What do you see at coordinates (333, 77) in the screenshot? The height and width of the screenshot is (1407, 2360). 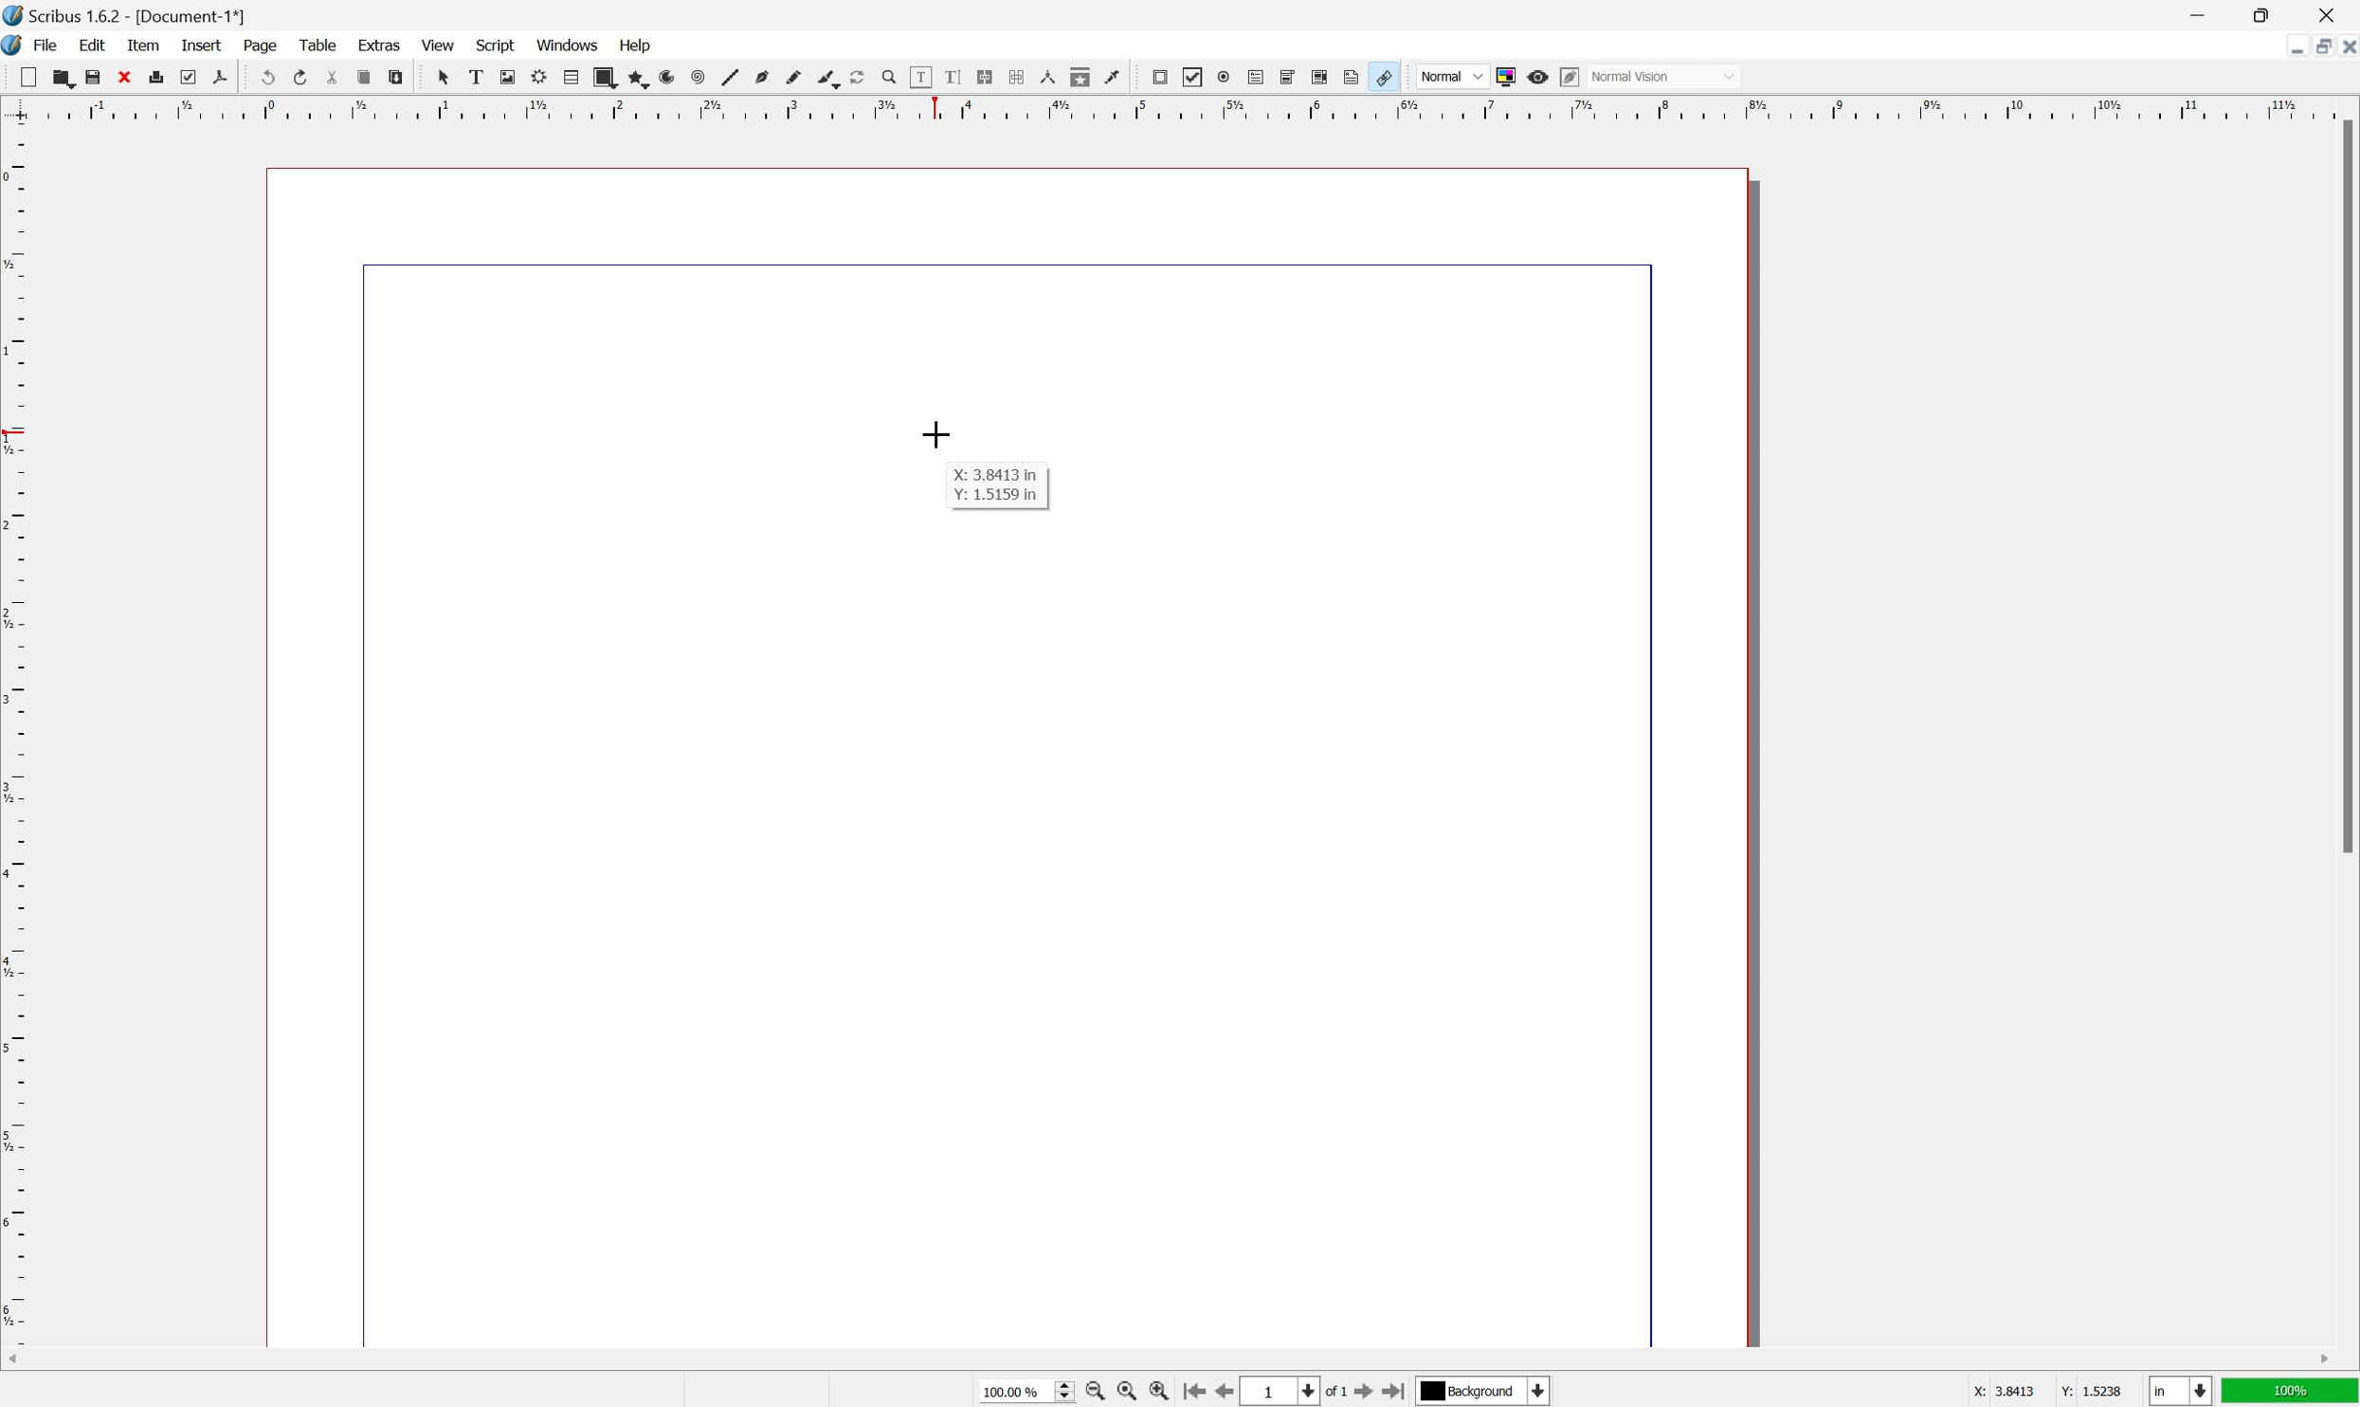 I see `cut` at bounding box center [333, 77].